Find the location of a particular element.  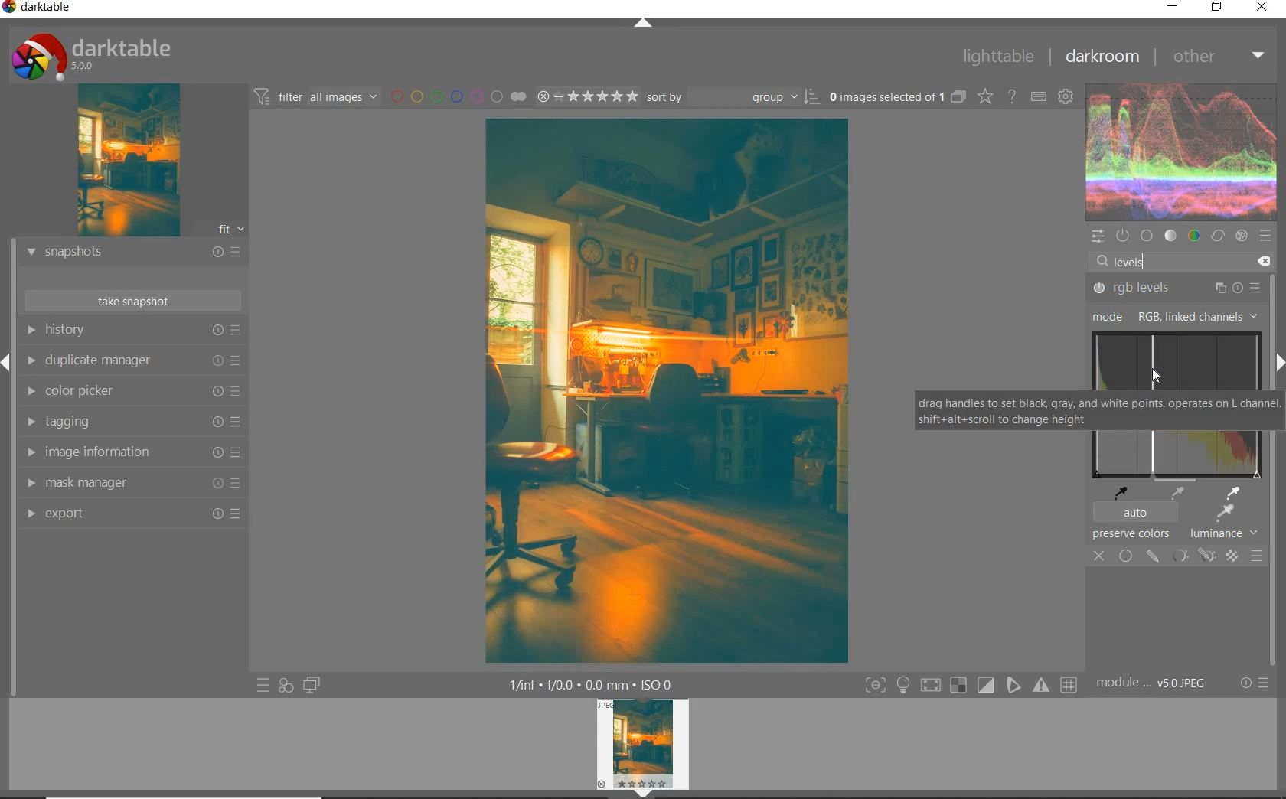

pick white point with image is located at coordinates (1236, 492).